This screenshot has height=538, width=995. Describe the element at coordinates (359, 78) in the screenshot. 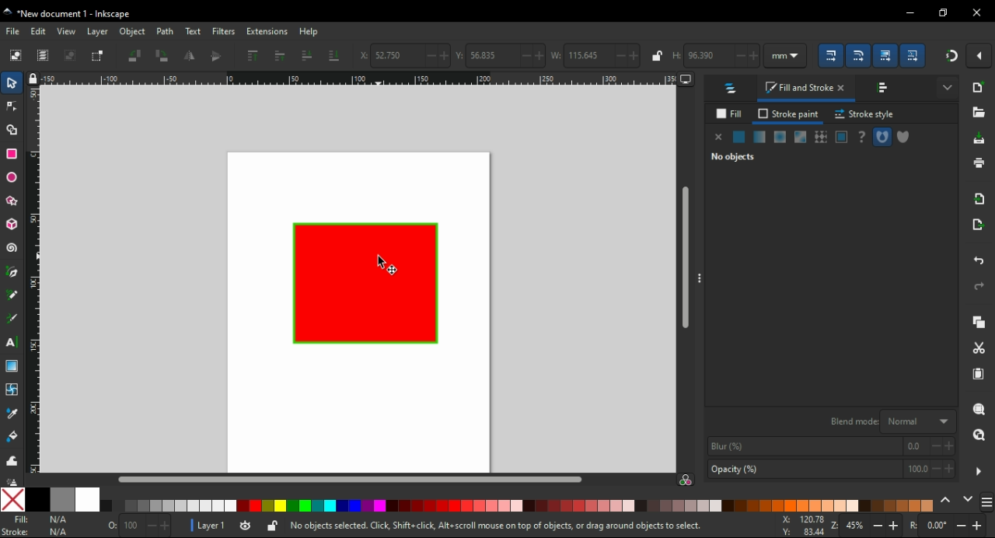

I see `ruler` at that location.